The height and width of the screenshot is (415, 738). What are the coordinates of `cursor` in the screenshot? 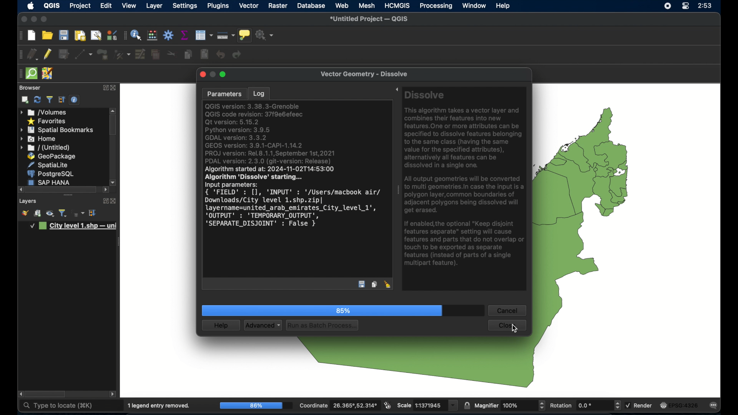 It's located at (515, 327).